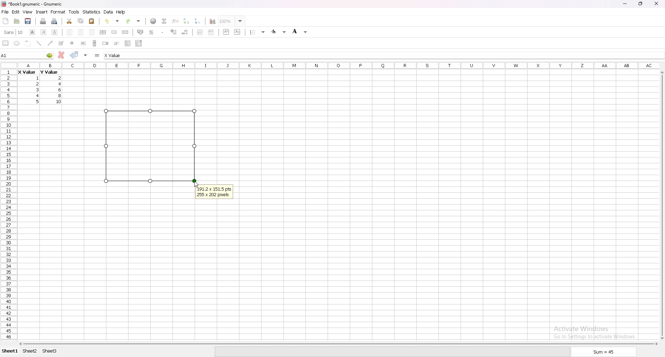 The image size is (665, 357). Describe the element at coordinates (112, 21) in the screenshot. I see `undo` at that location.